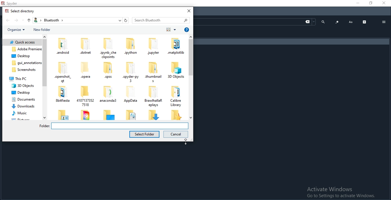 This screenshot has height=200, width=391. I want to click on folder, so click(132, 115).